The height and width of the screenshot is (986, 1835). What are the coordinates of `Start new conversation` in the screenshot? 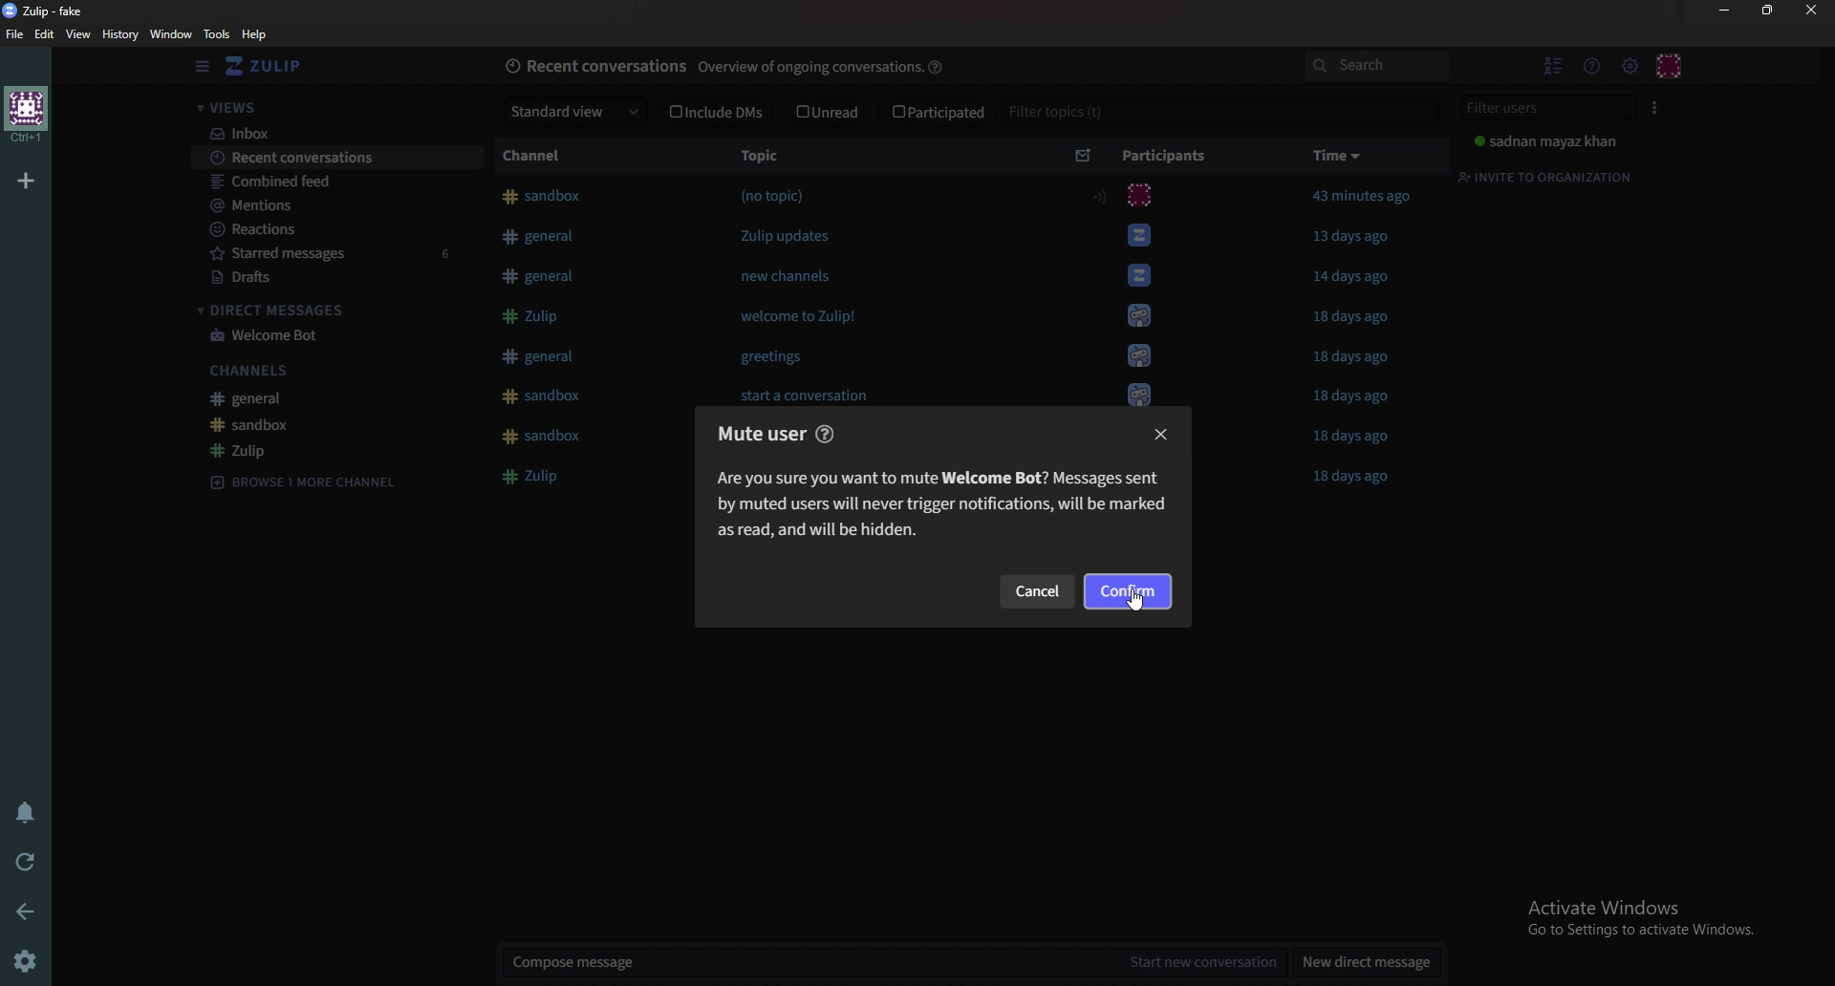 It's located at (1211, 960).